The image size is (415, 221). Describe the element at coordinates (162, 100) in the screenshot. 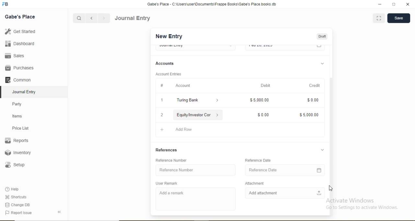

I see `1` at that location.